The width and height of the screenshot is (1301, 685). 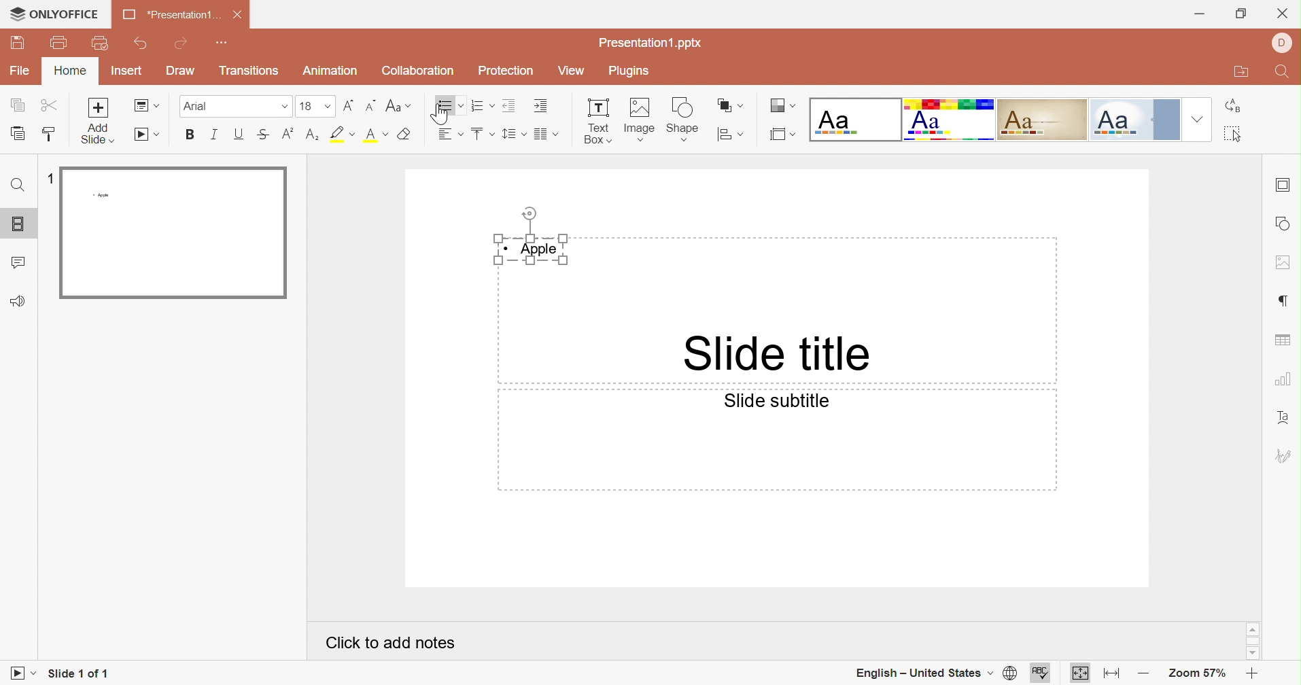 I want to click on table settings, so click(x=1283, y=341).